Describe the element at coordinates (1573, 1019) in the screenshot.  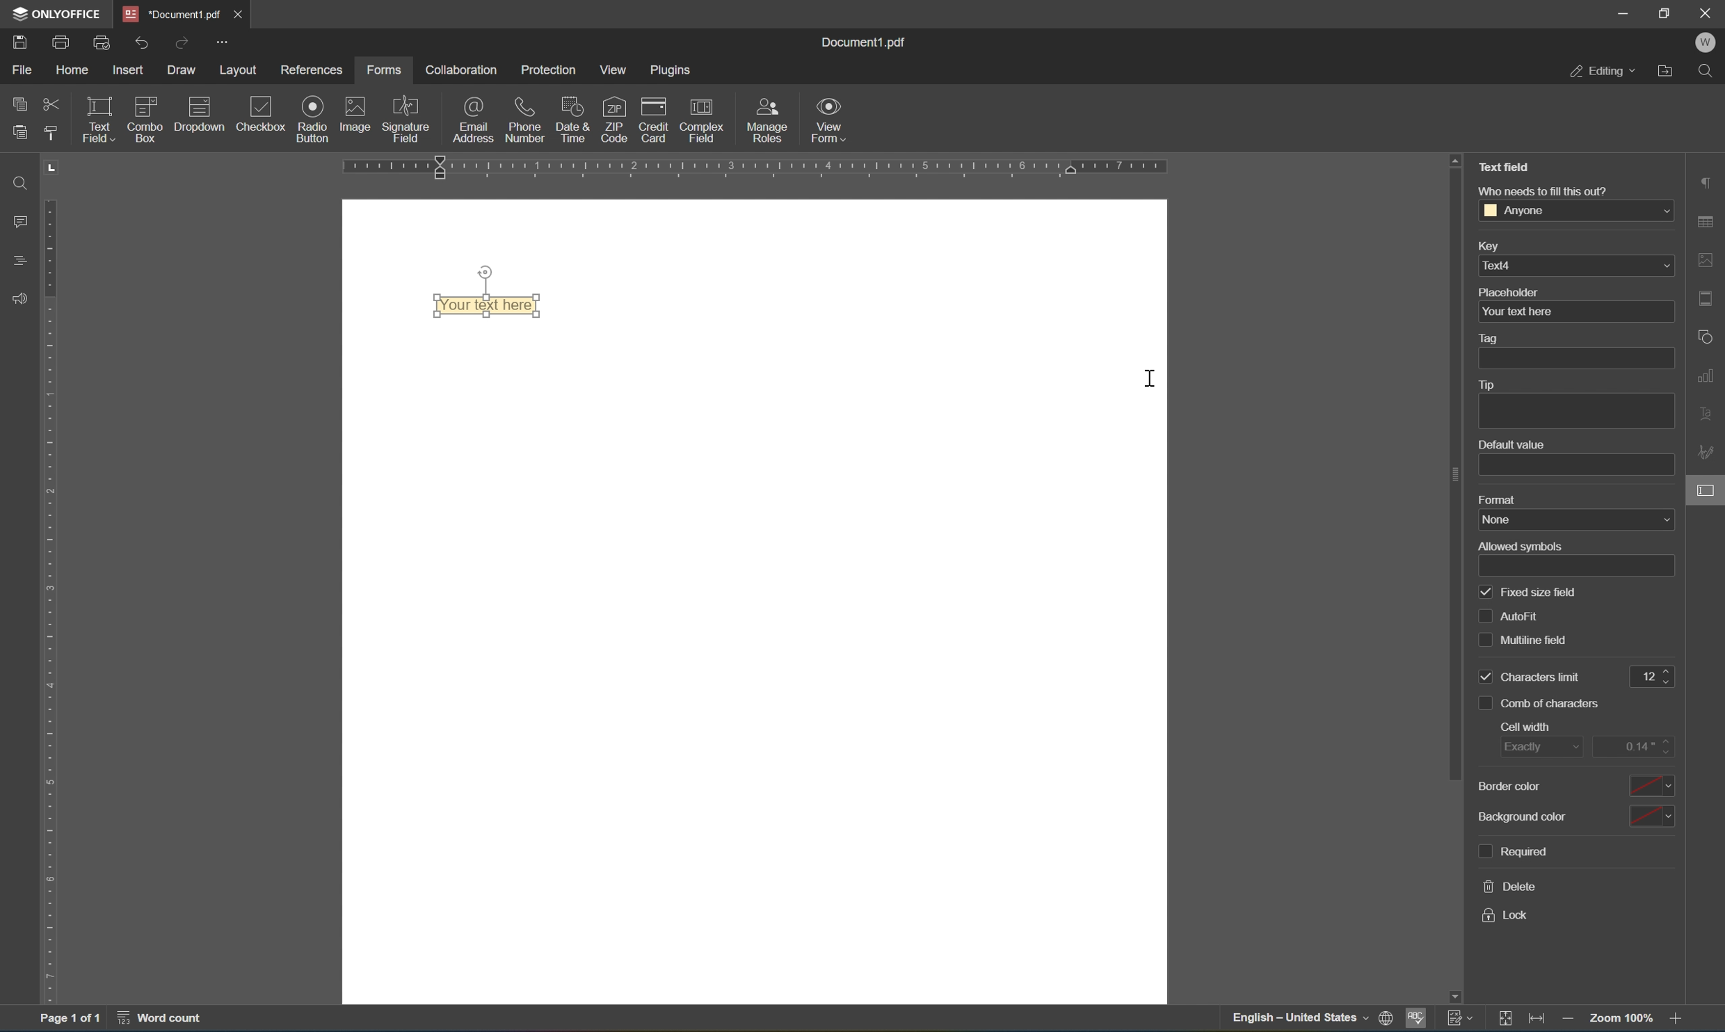
I see `Zoom out` at that location.